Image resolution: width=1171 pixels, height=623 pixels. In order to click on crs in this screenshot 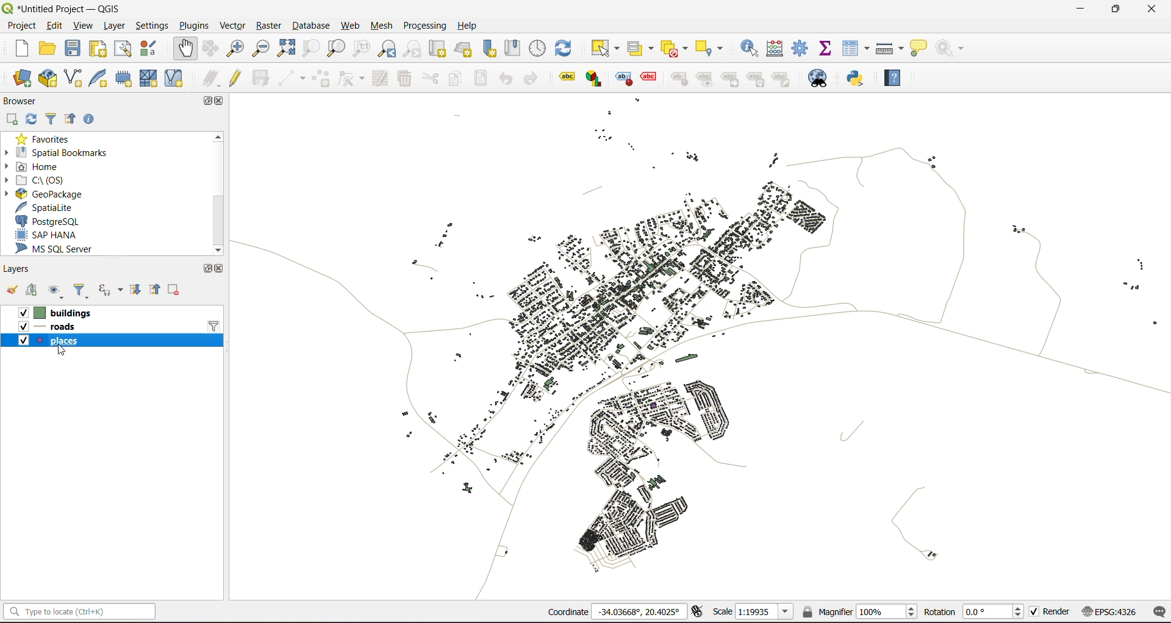, I will do `click(1109, 613)`.